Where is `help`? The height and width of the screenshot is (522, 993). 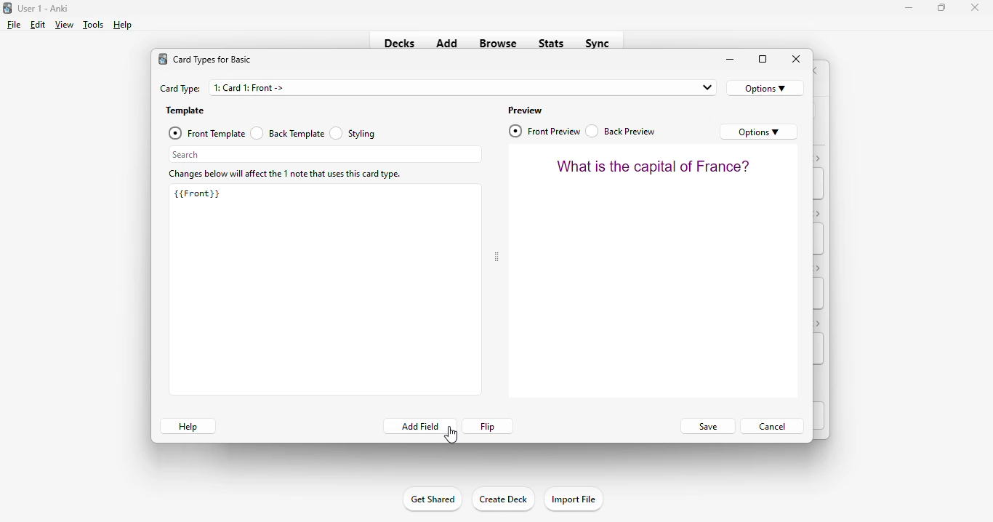
help is located at coordinates (188, 426).